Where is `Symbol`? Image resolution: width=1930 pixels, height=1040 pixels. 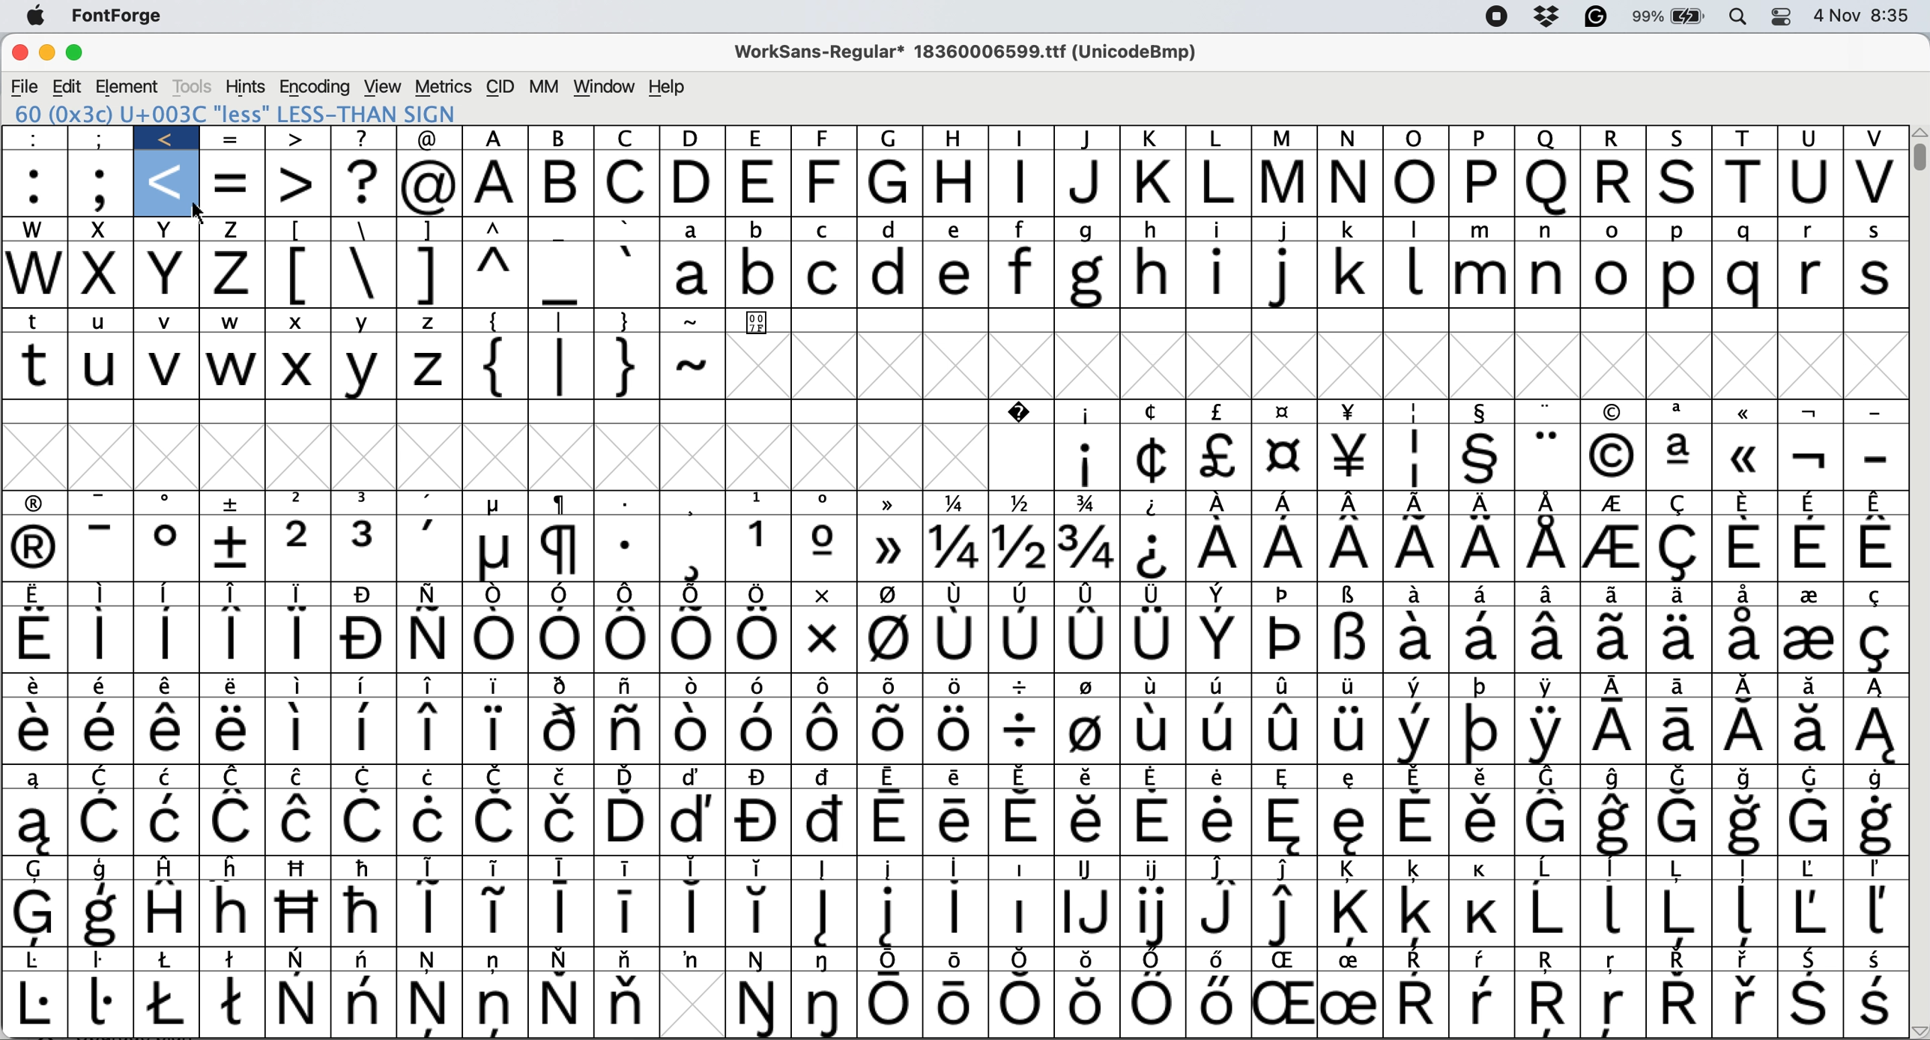 Symbol is located at coordinates (1618, 410).